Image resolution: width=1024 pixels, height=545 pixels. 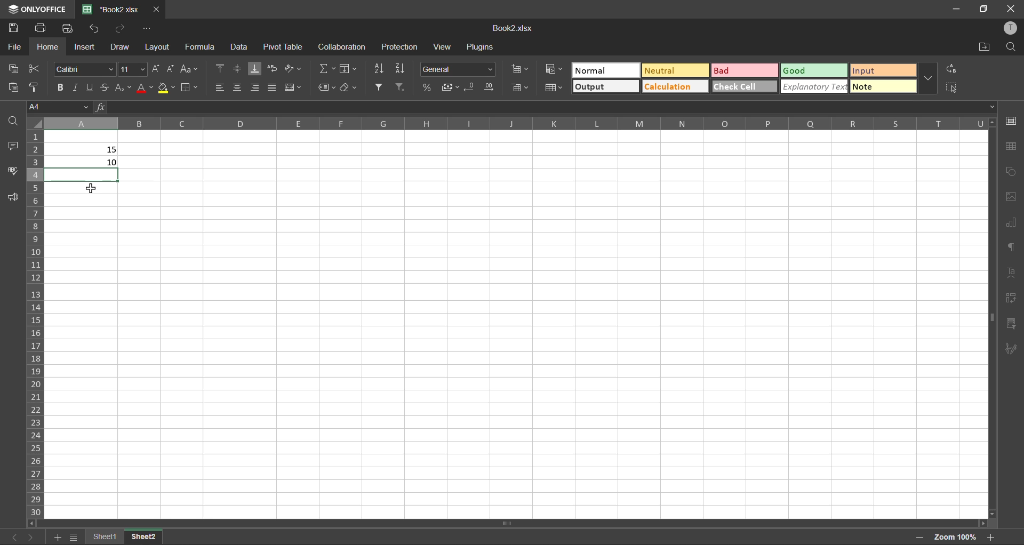 I want to click on clear all, so click(x=350, y=89).